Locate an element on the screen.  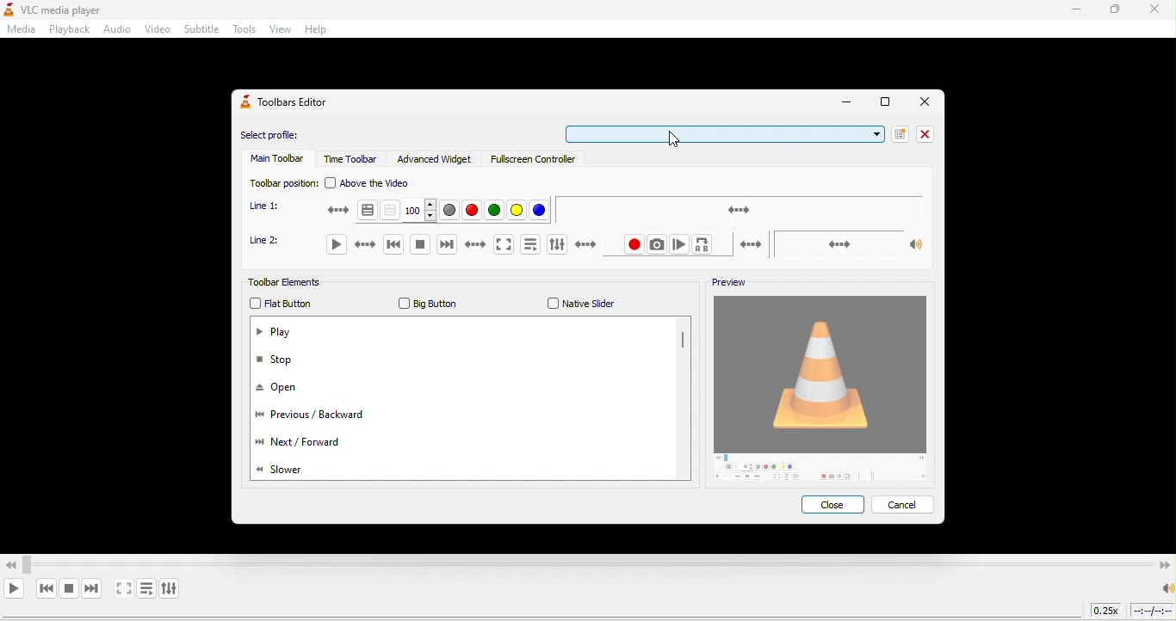
playback speed is located at coordinates (1106, 612).